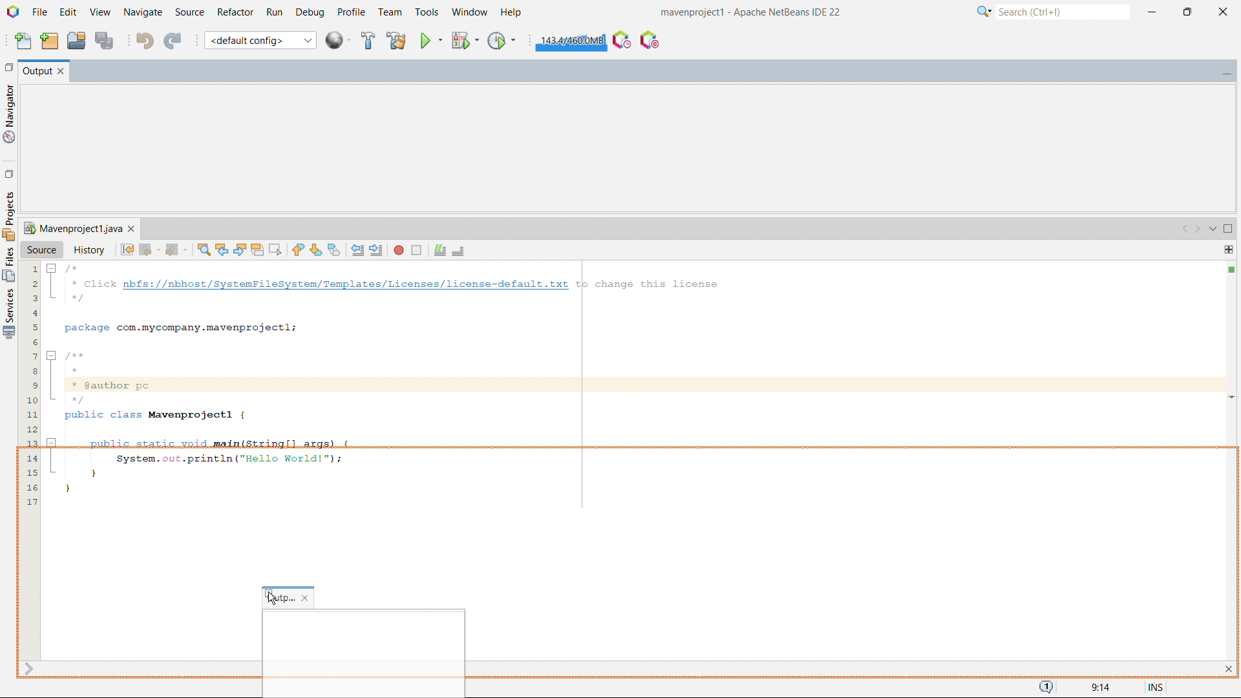 This screenshot has width=1241, height=698. Describe the element at coordinates (8, 66) in the screenshot. I see `restore window group` at that location.